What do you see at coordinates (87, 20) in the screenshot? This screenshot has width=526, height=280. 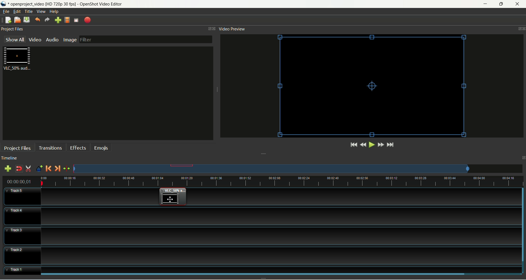 I see `export video` at bounding box center [87, 20].